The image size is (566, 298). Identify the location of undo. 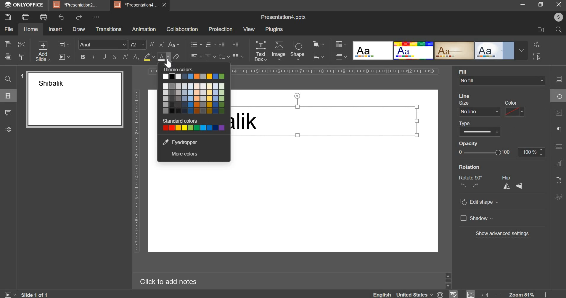
(61, 17).